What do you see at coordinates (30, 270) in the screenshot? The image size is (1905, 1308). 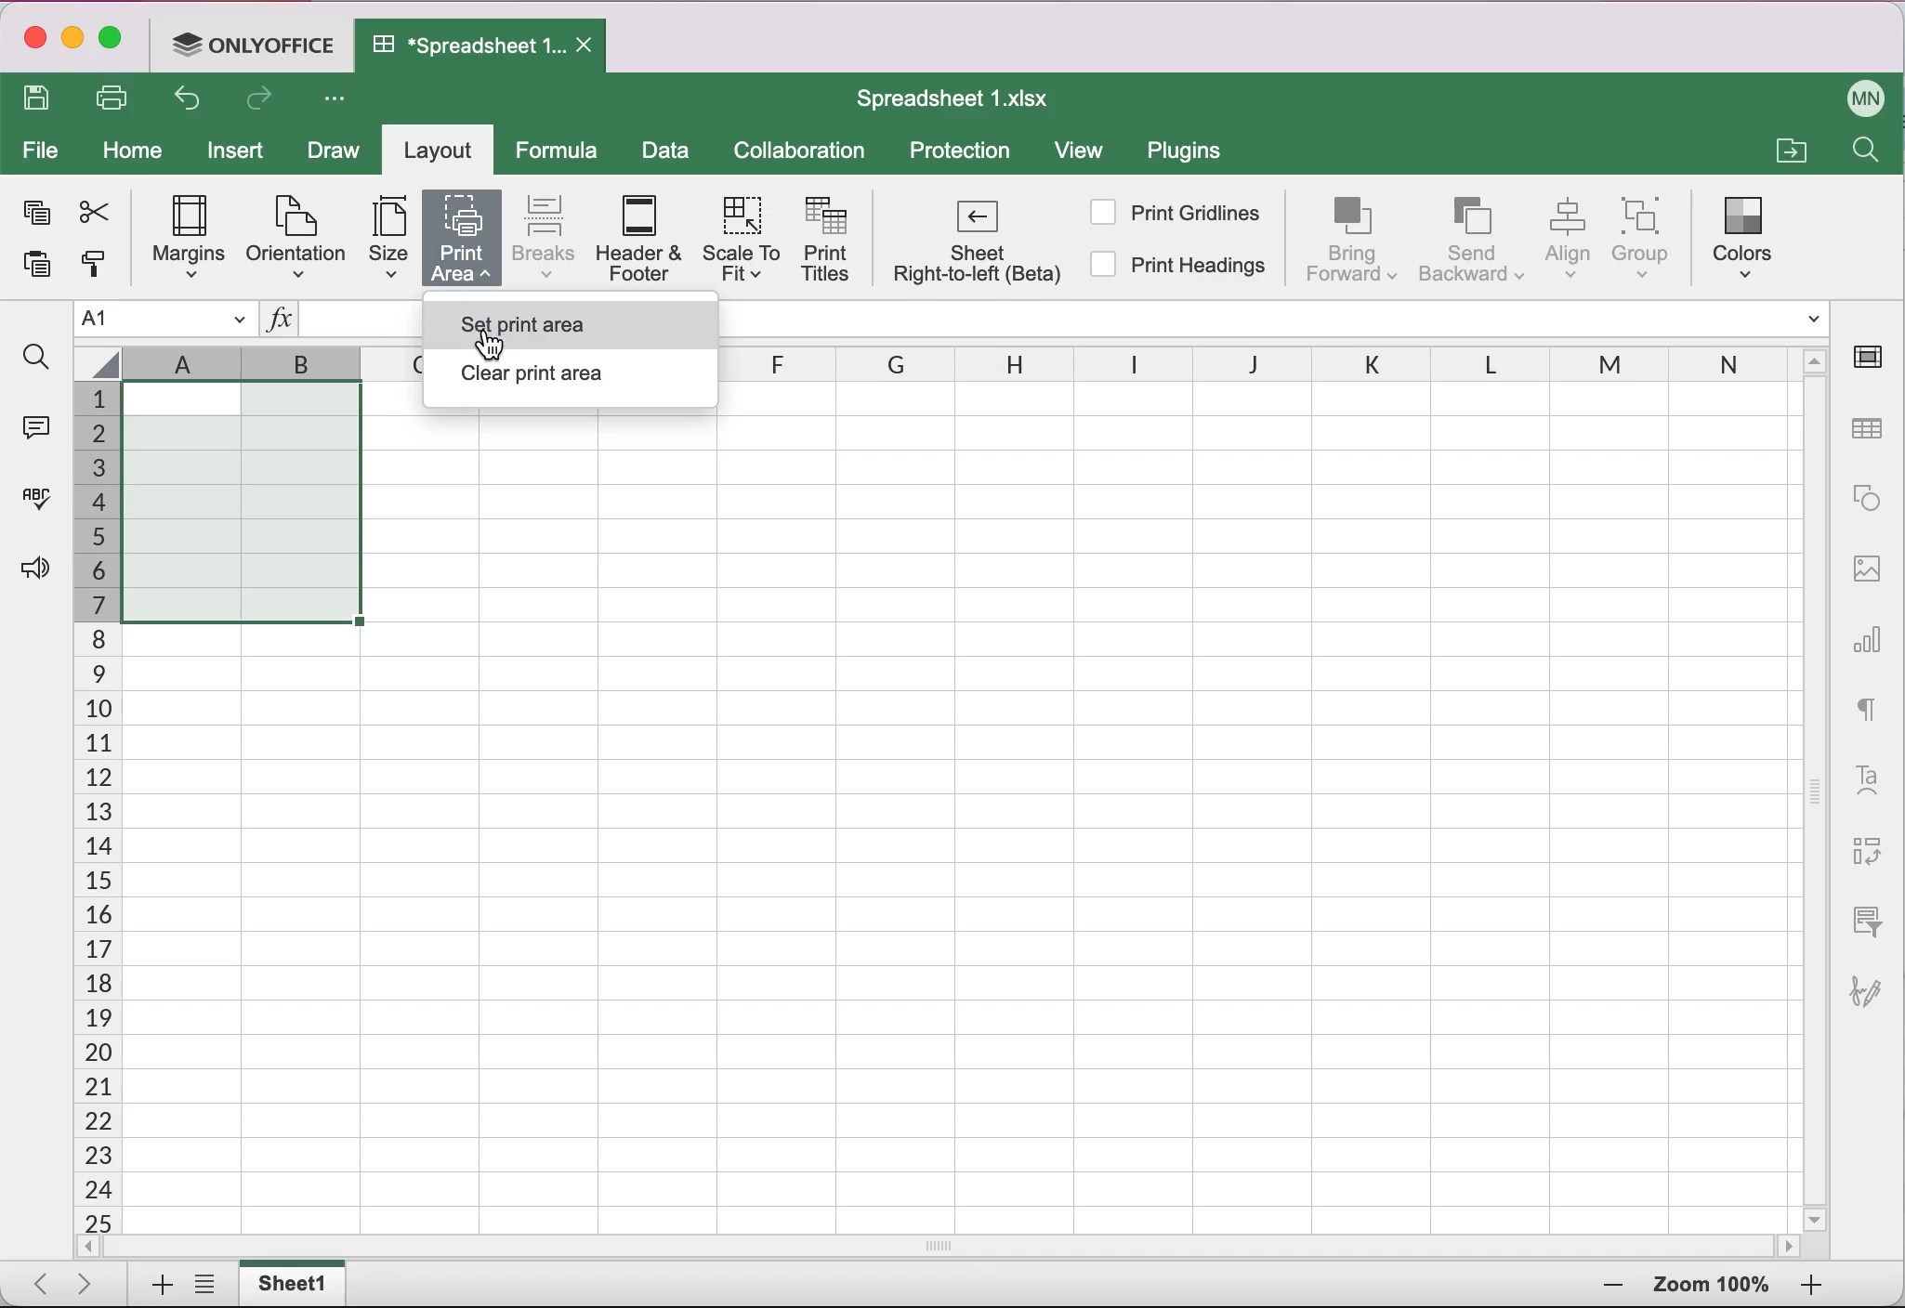 I see `paste` at bounding box center [30, 270].